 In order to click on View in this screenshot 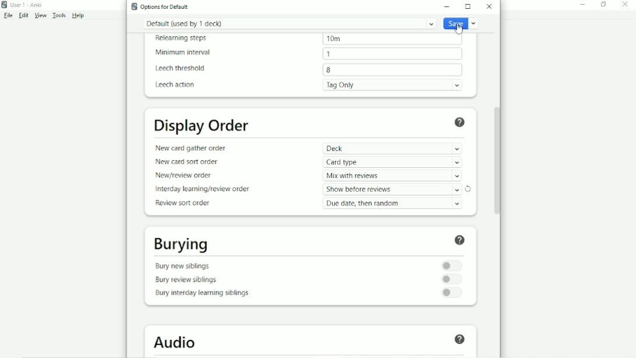, I will do `click(40, 16)`.